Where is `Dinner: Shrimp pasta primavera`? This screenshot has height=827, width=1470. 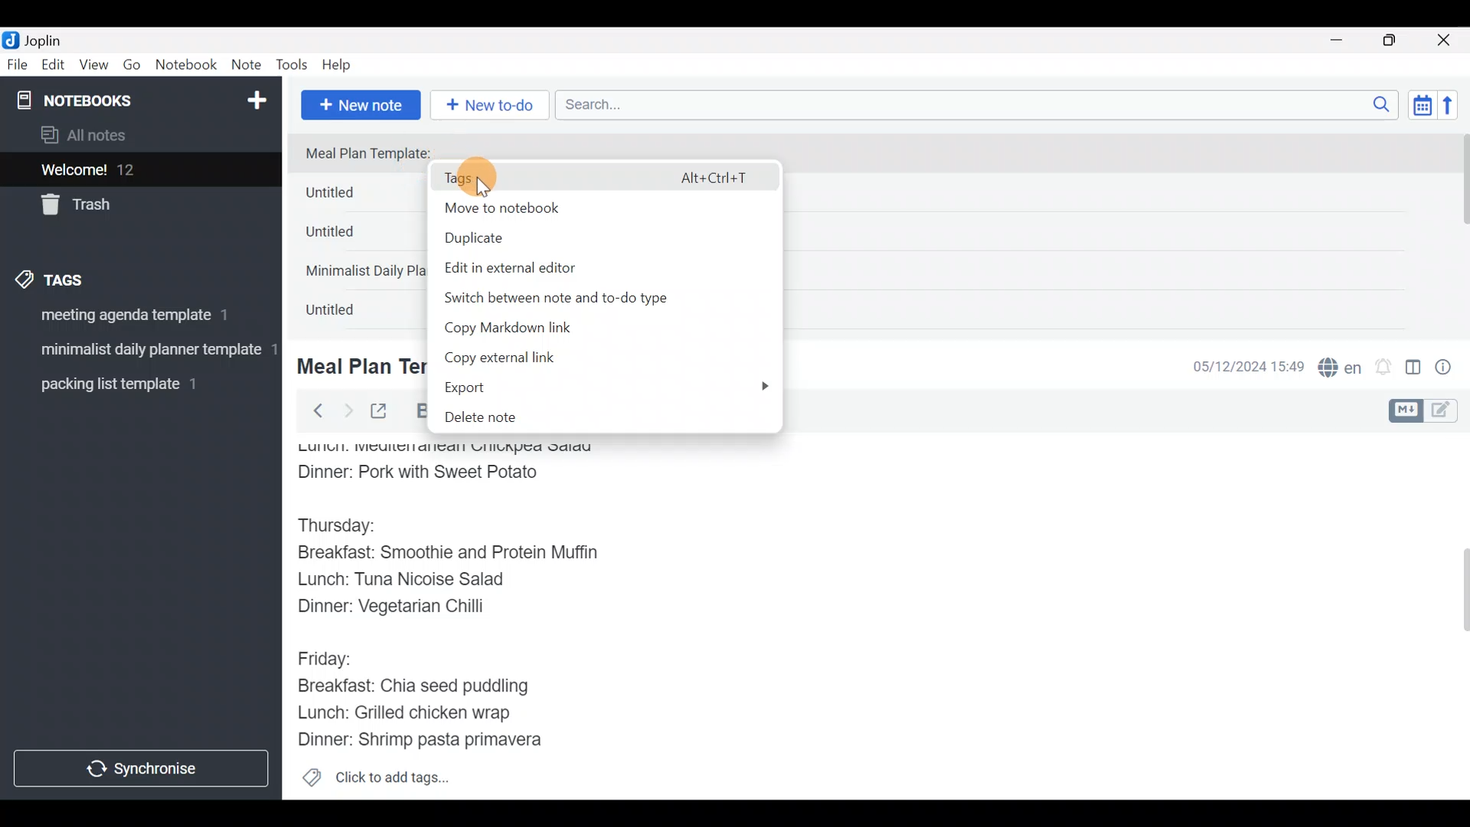
Dinner: Shrimp pasta primavera is located at coordinates (435, 741).